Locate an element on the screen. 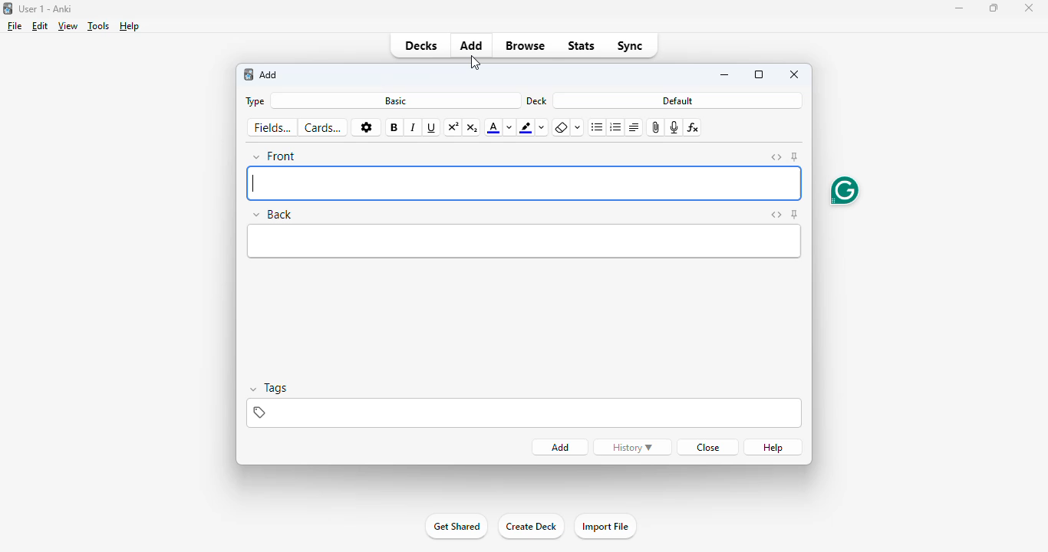  bold is located at coordinates (394, 127).